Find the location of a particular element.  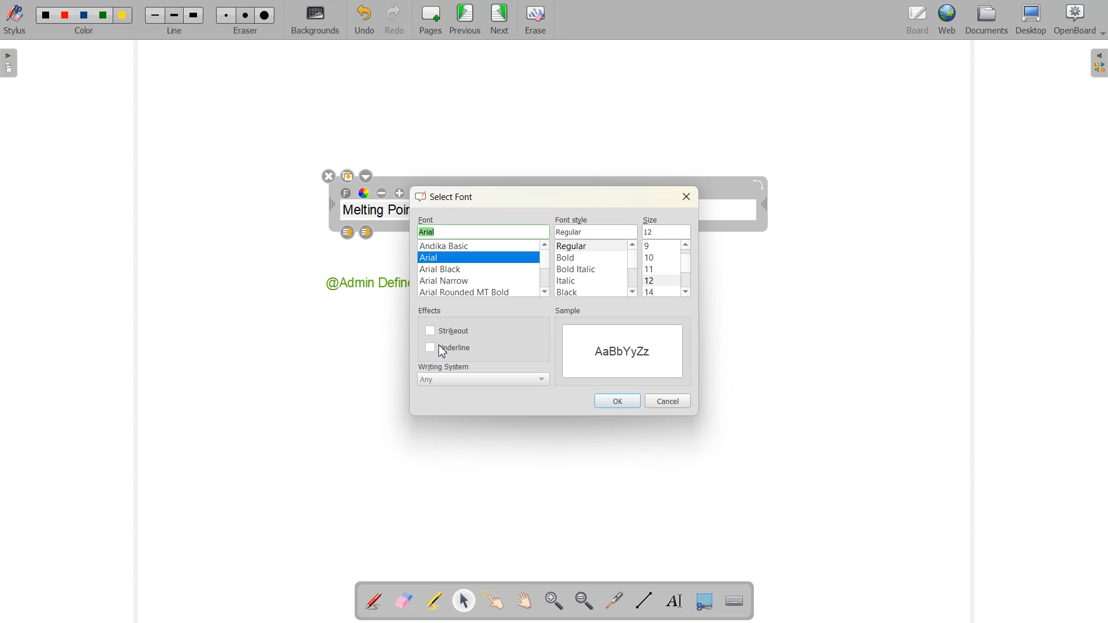

font style is located at coordinates (573, 220).